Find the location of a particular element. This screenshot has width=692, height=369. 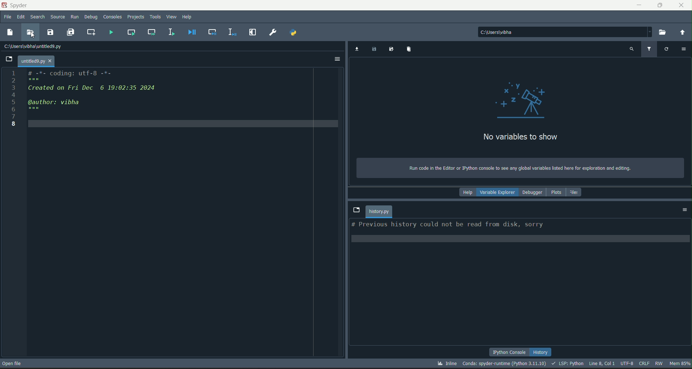

file path is located at coordinates (565, 31).